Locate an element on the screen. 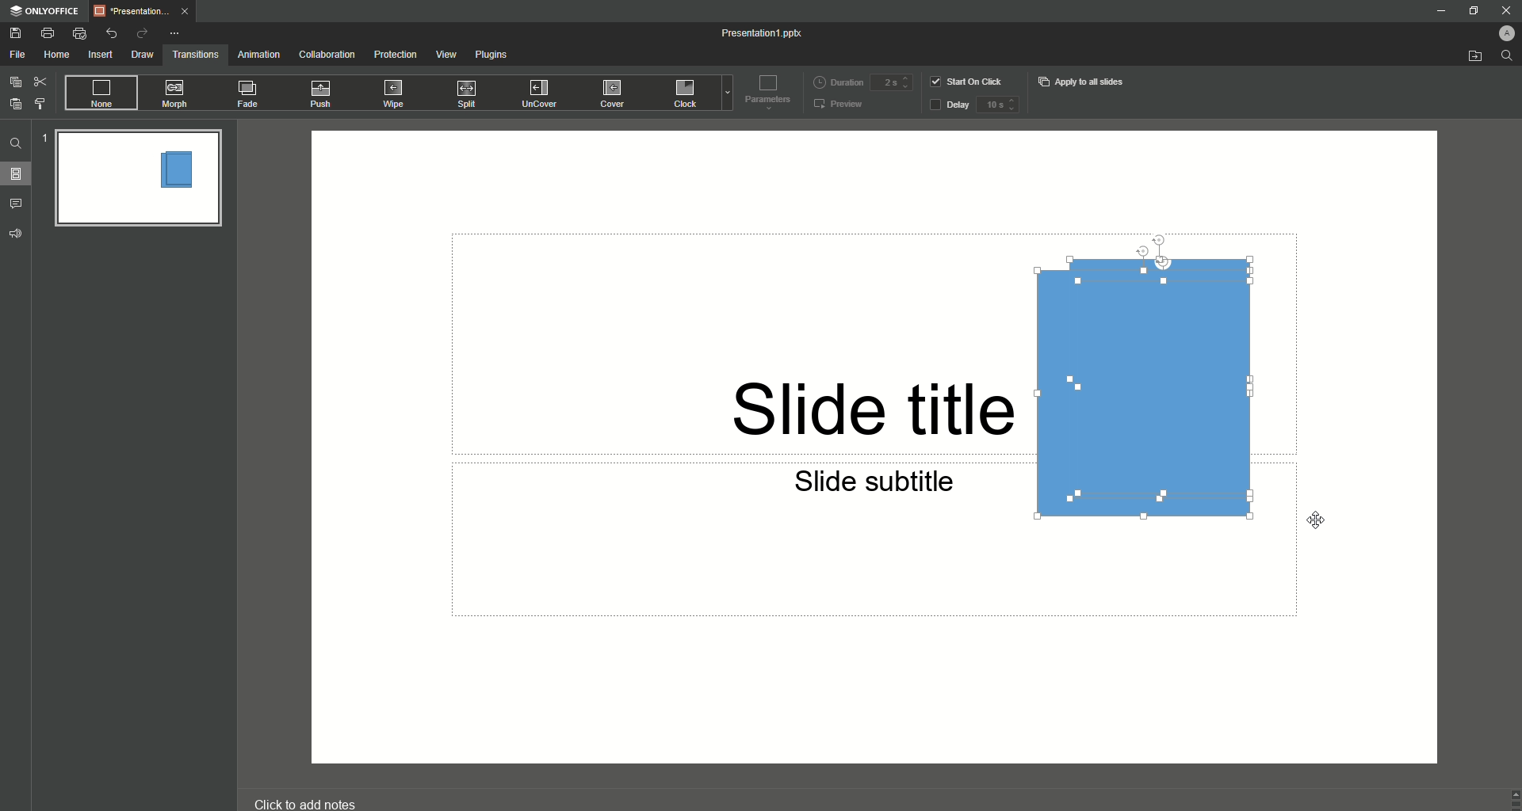  Home is located at coordinates (57, 55).